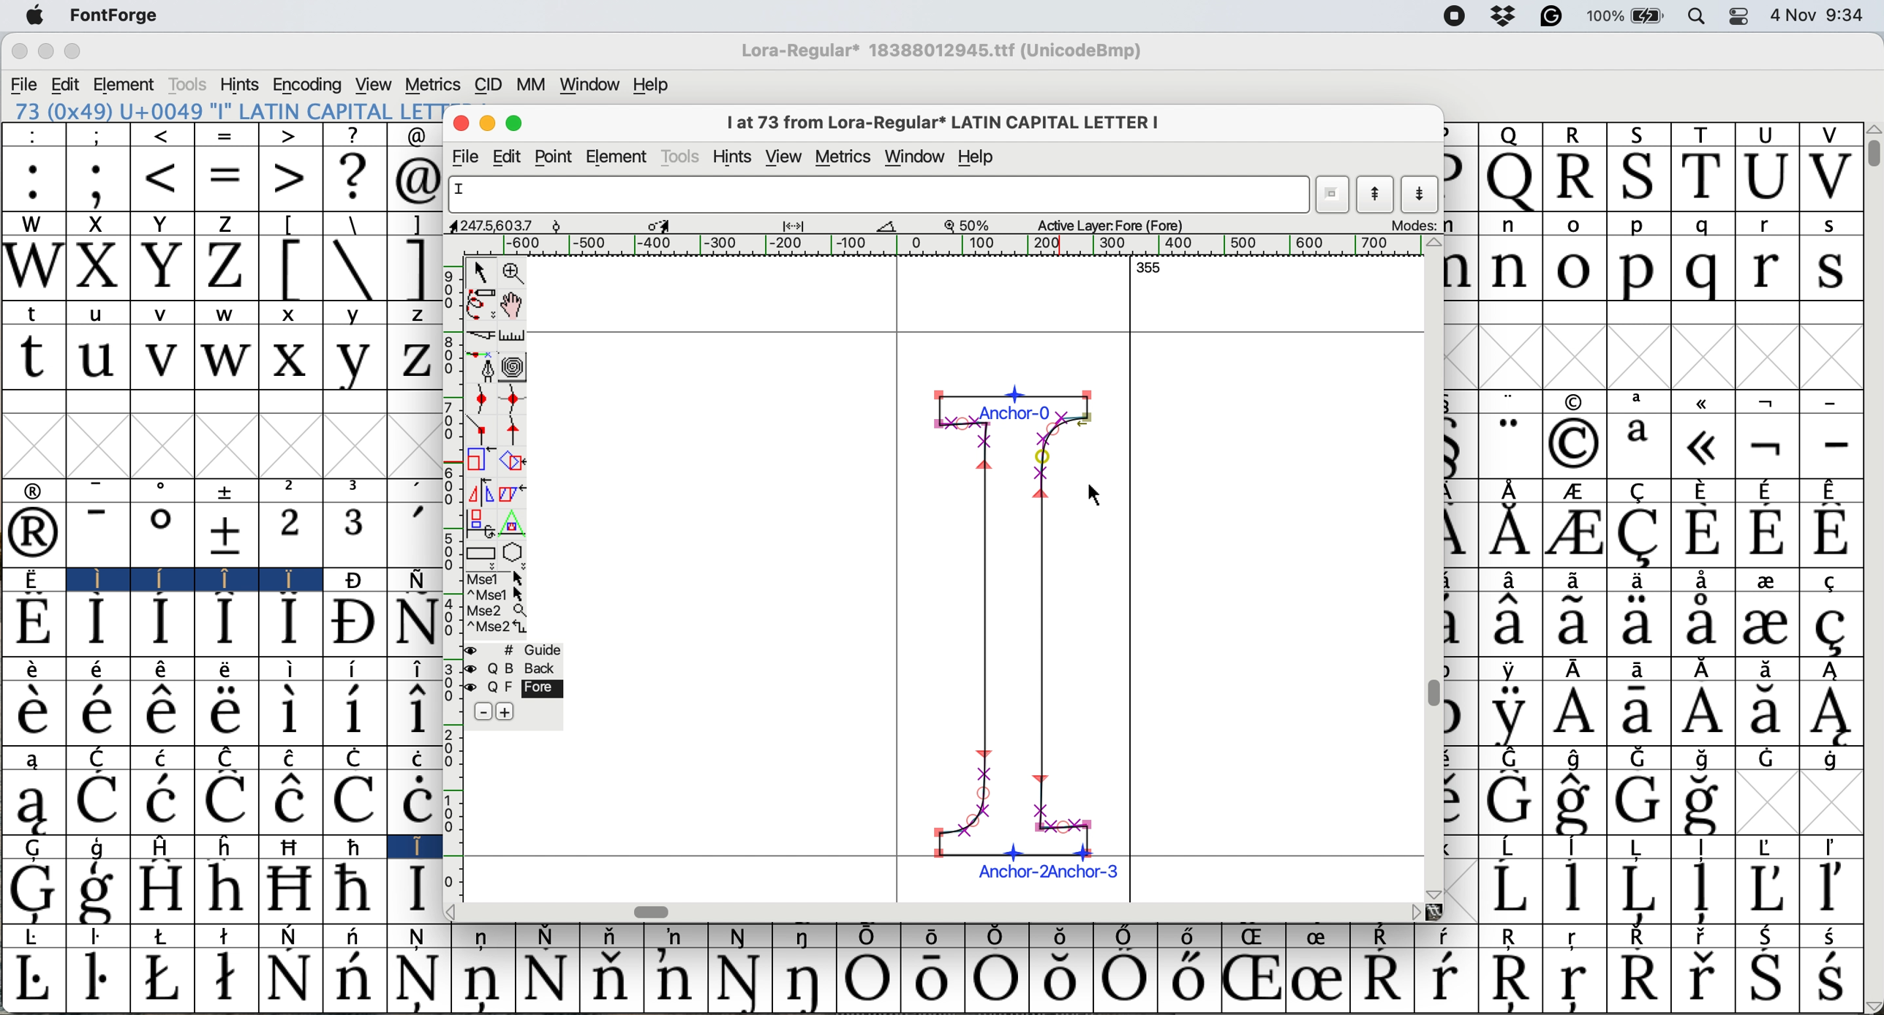 This screenshot has height=1015, width=1884. I want to click on Symbol, so click(412, 756).